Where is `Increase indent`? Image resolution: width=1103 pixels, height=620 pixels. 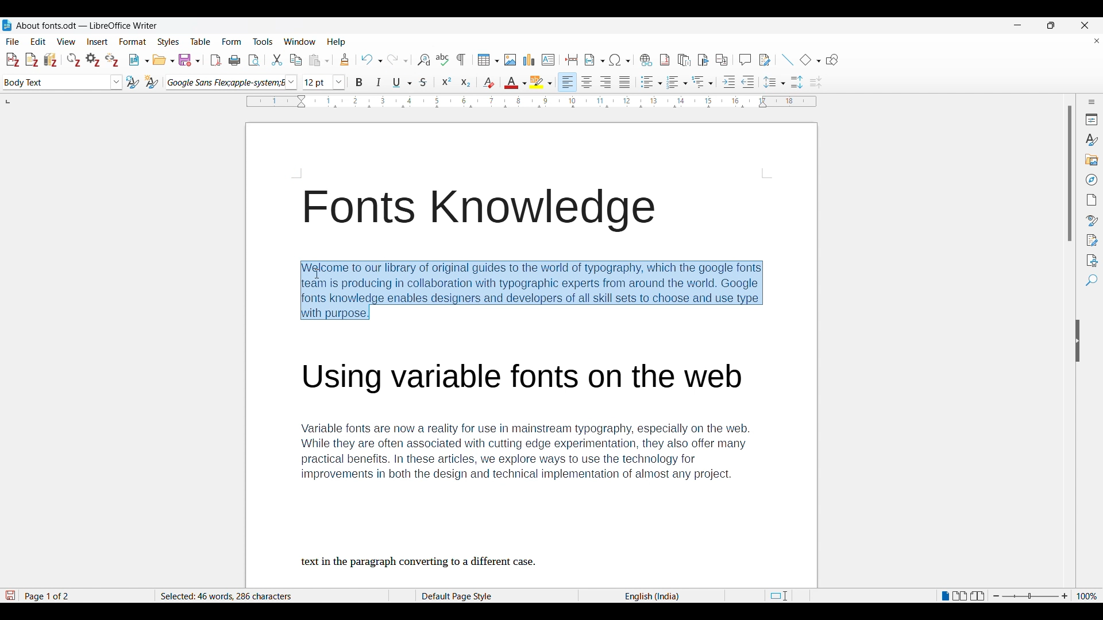
Increase indent is located at coordinates (728, 82).